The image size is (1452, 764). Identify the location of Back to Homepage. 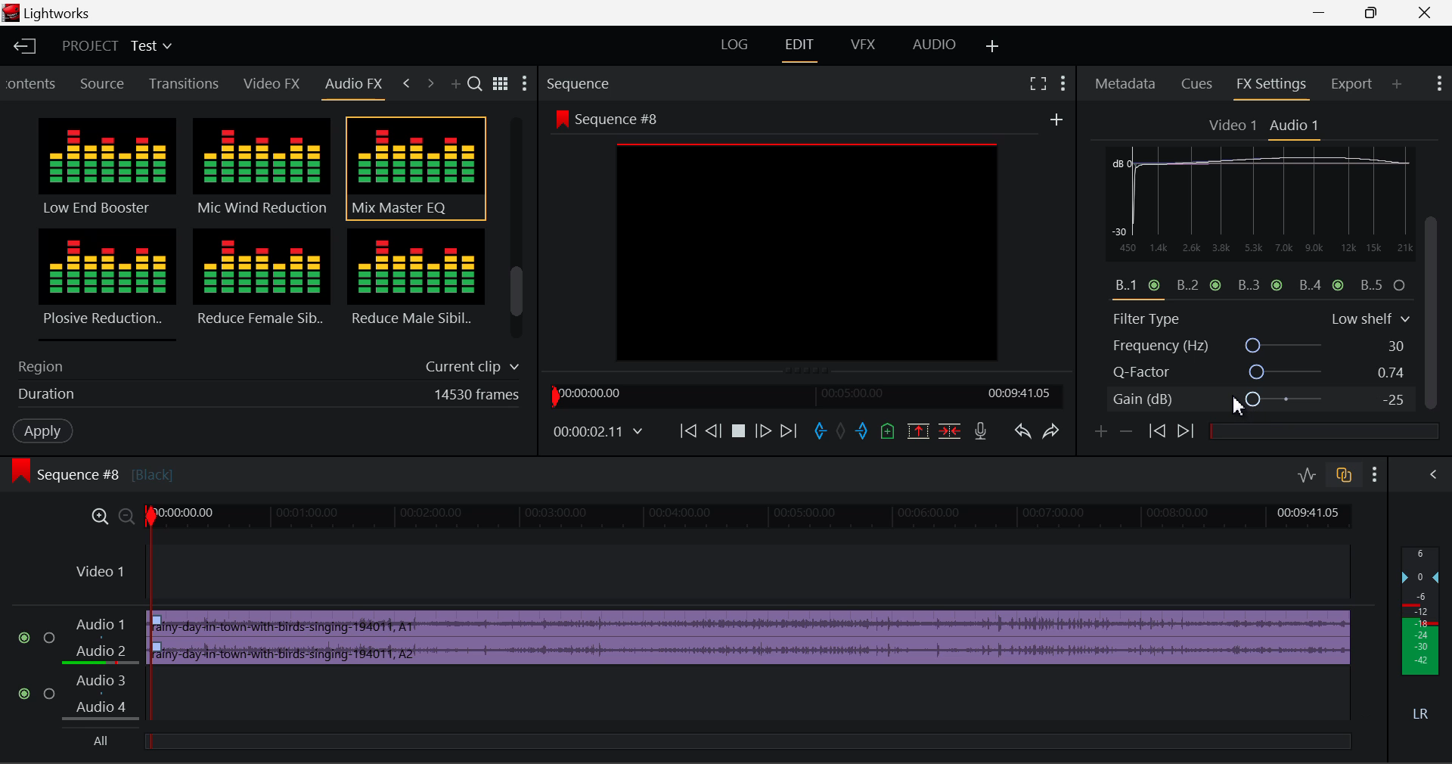
(23, 46).